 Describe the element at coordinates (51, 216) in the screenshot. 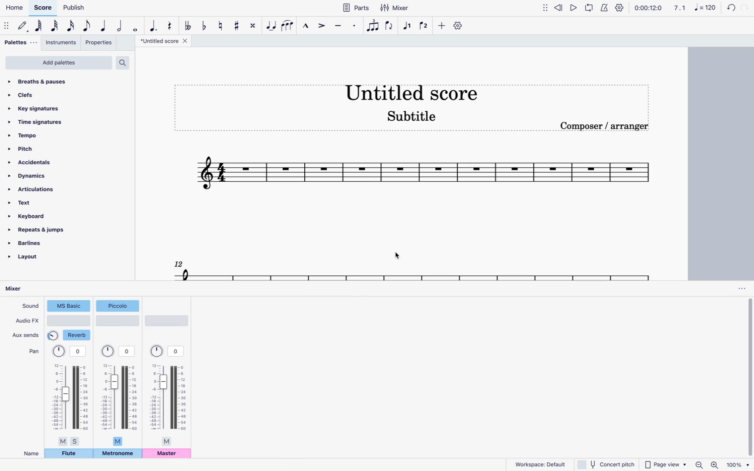

I see `keyboard` at that location.